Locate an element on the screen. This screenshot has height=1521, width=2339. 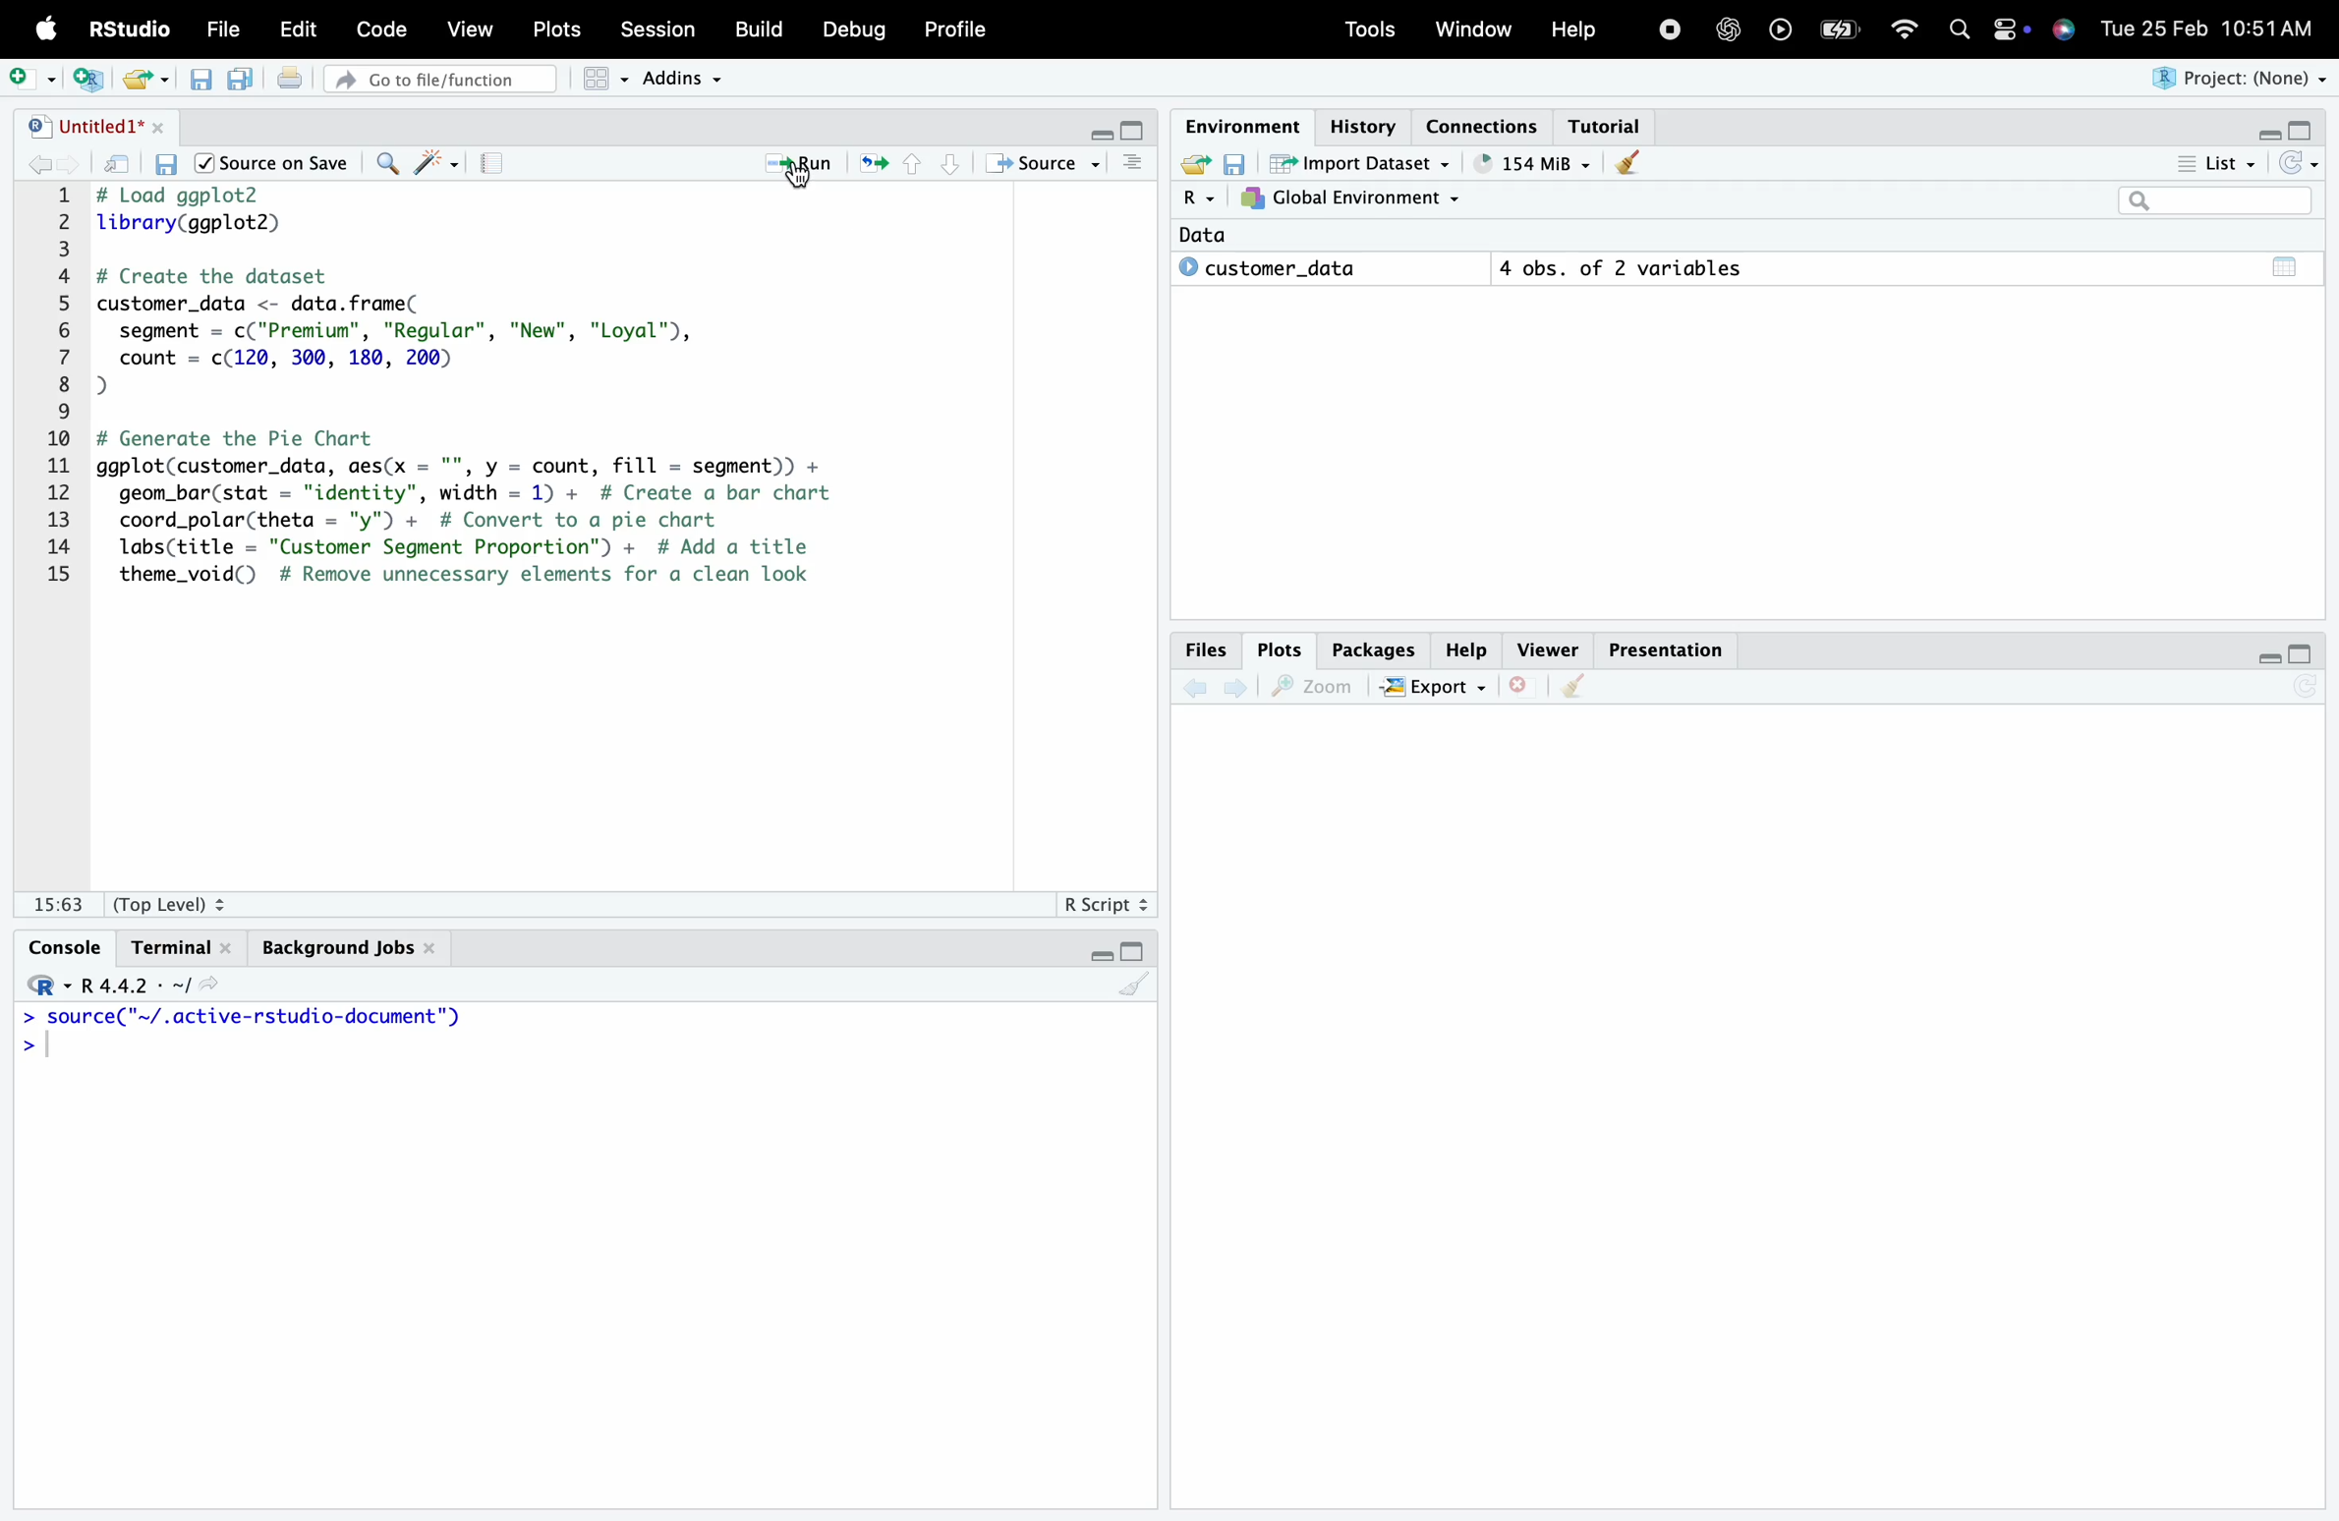
» Go to file/function is located at coordinates (439, 79).